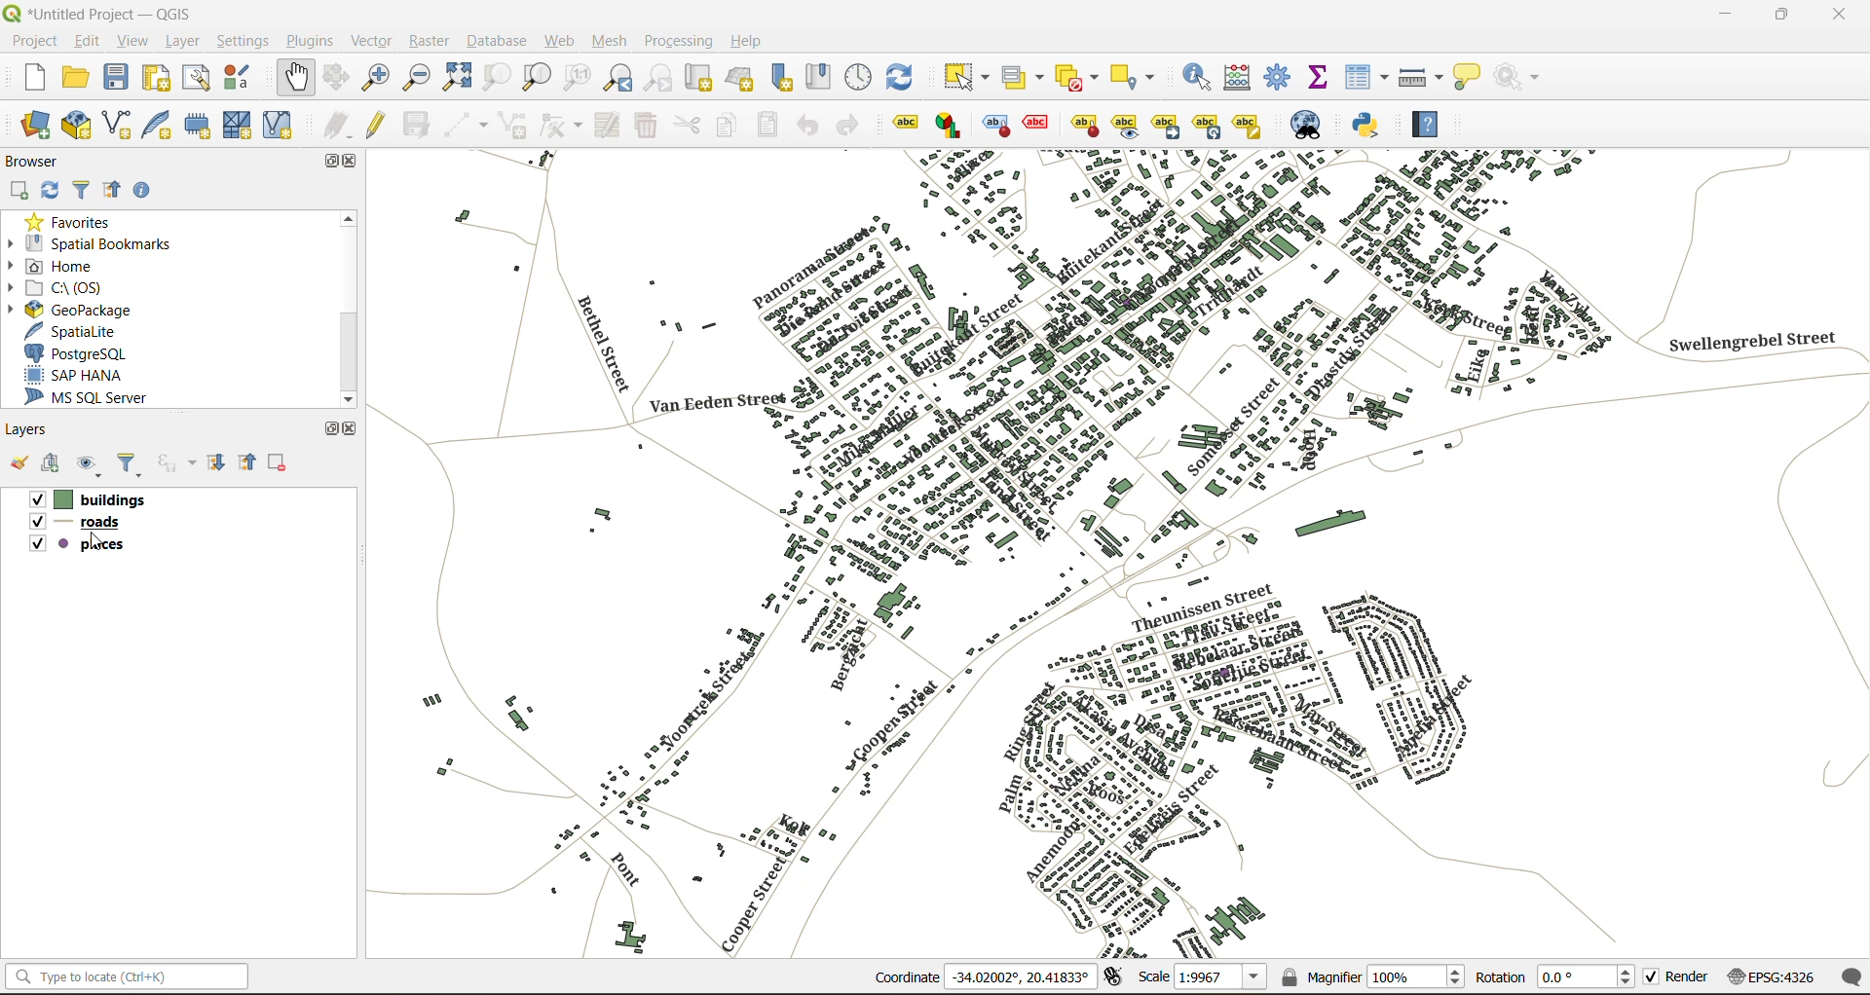 The image size is (1870, 995). Describe the element at coordinates (1203, 978) in the screenshot. I see `scale` at that location.